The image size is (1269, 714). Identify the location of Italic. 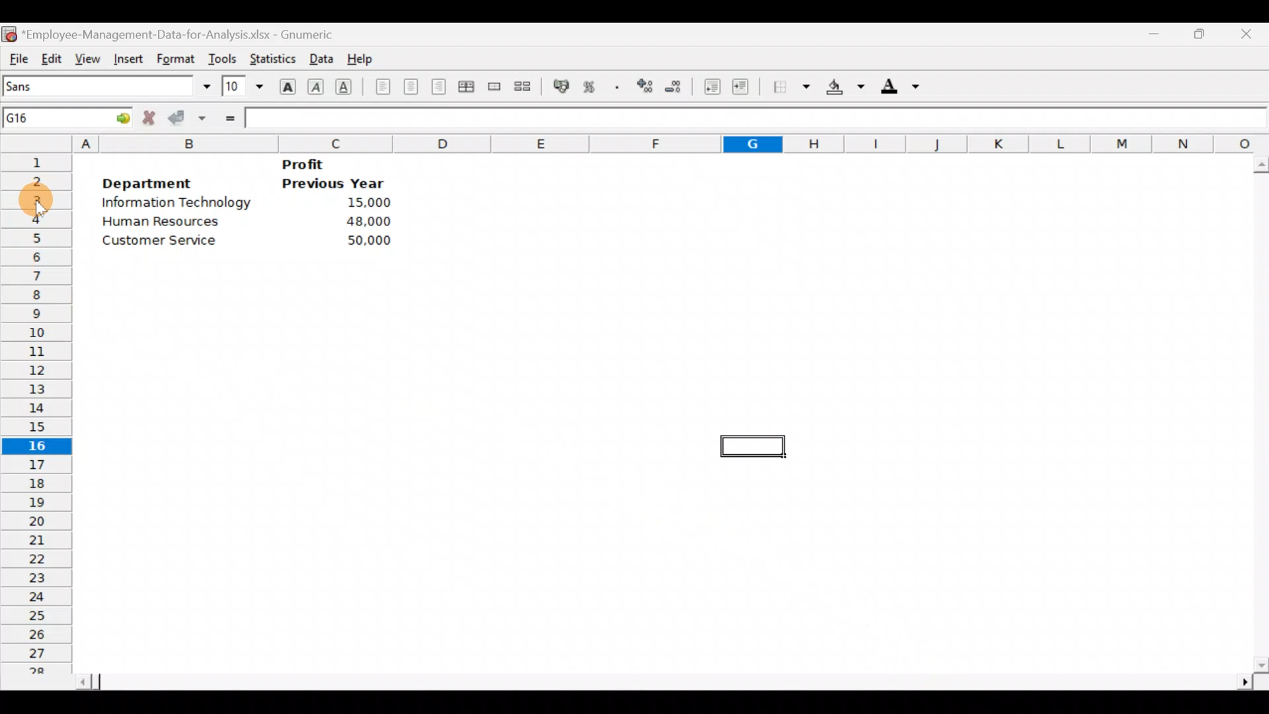
(316, 88).